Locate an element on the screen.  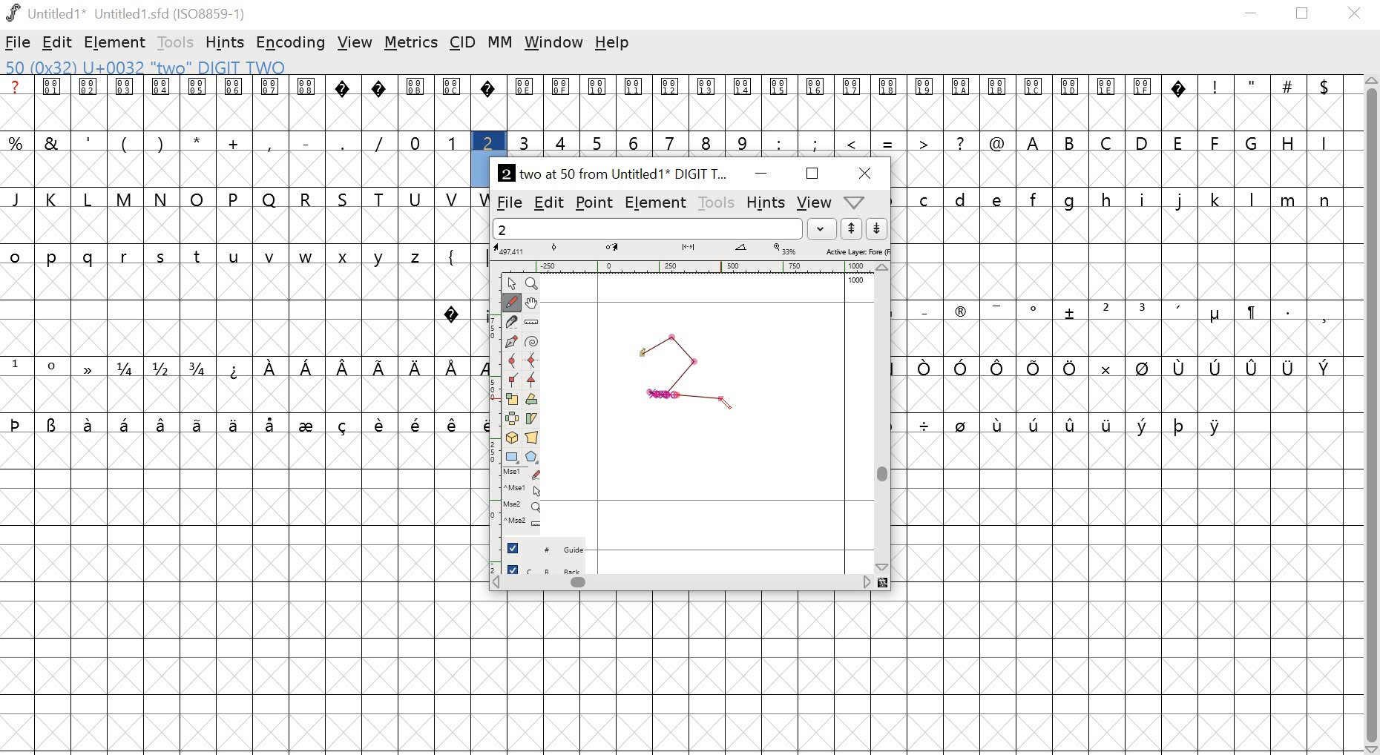
word list field is located at coordinates (648, 228).